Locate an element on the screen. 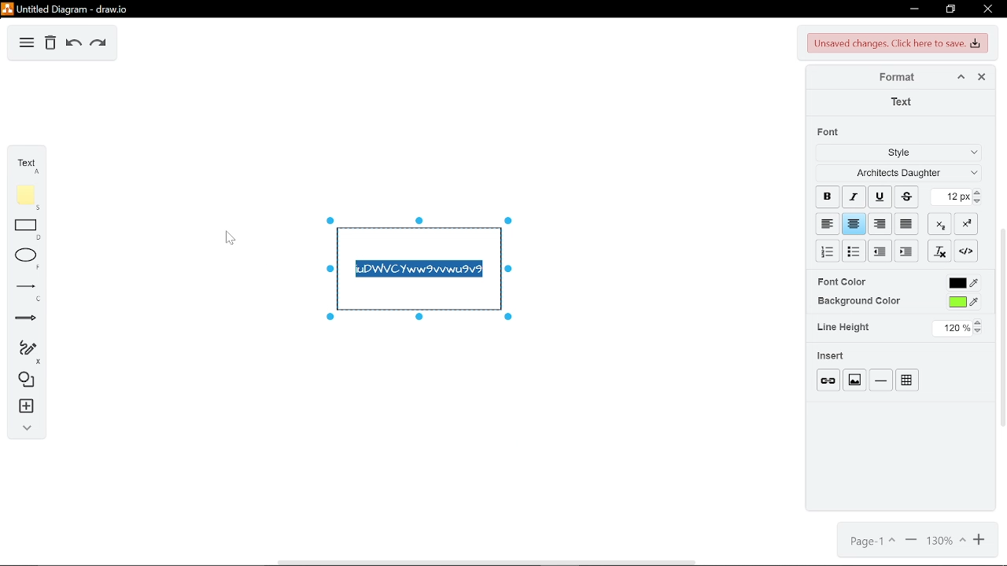 Image resolution: width=1007 pixels, height=566 pixels. Unsaved changes. Click here to save changes is located at coordinates (895, 43).